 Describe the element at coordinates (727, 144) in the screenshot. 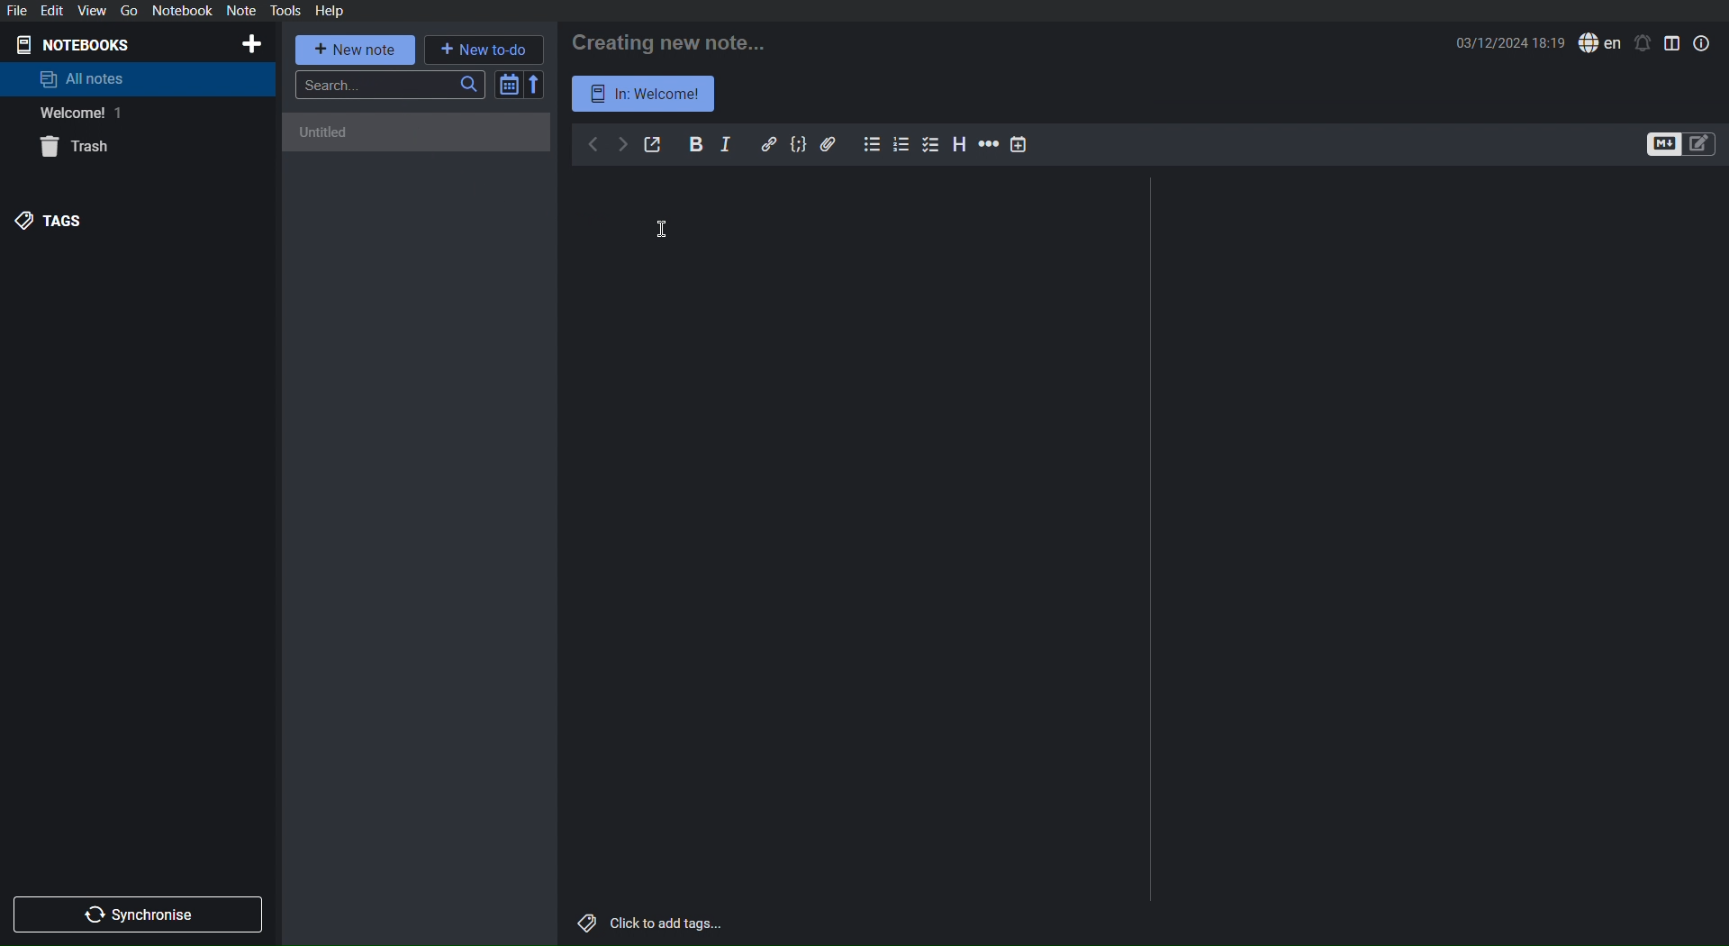

I see `Italics` at that location.